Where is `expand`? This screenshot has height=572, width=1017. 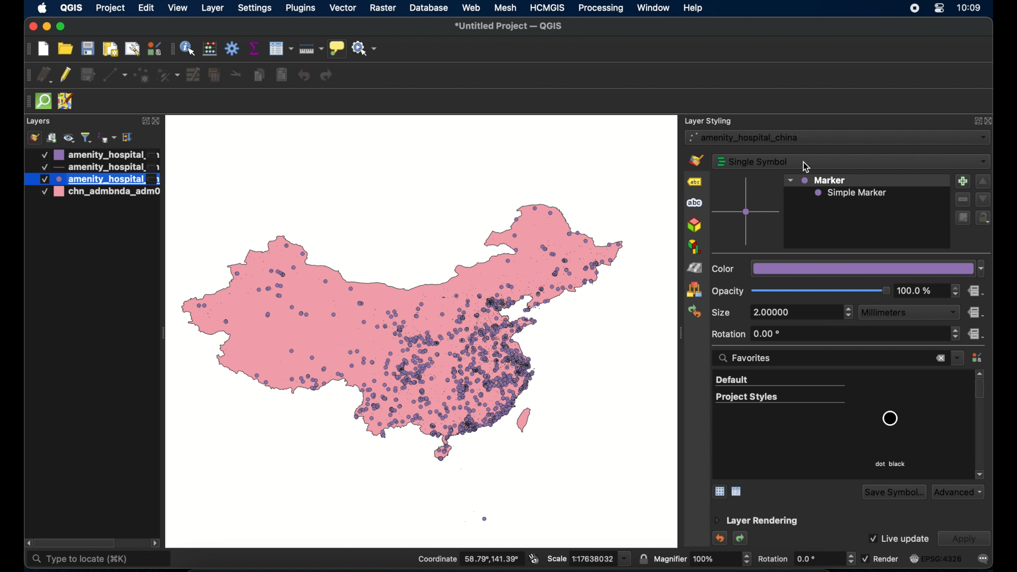
expand is located at coordinates (142, 121).